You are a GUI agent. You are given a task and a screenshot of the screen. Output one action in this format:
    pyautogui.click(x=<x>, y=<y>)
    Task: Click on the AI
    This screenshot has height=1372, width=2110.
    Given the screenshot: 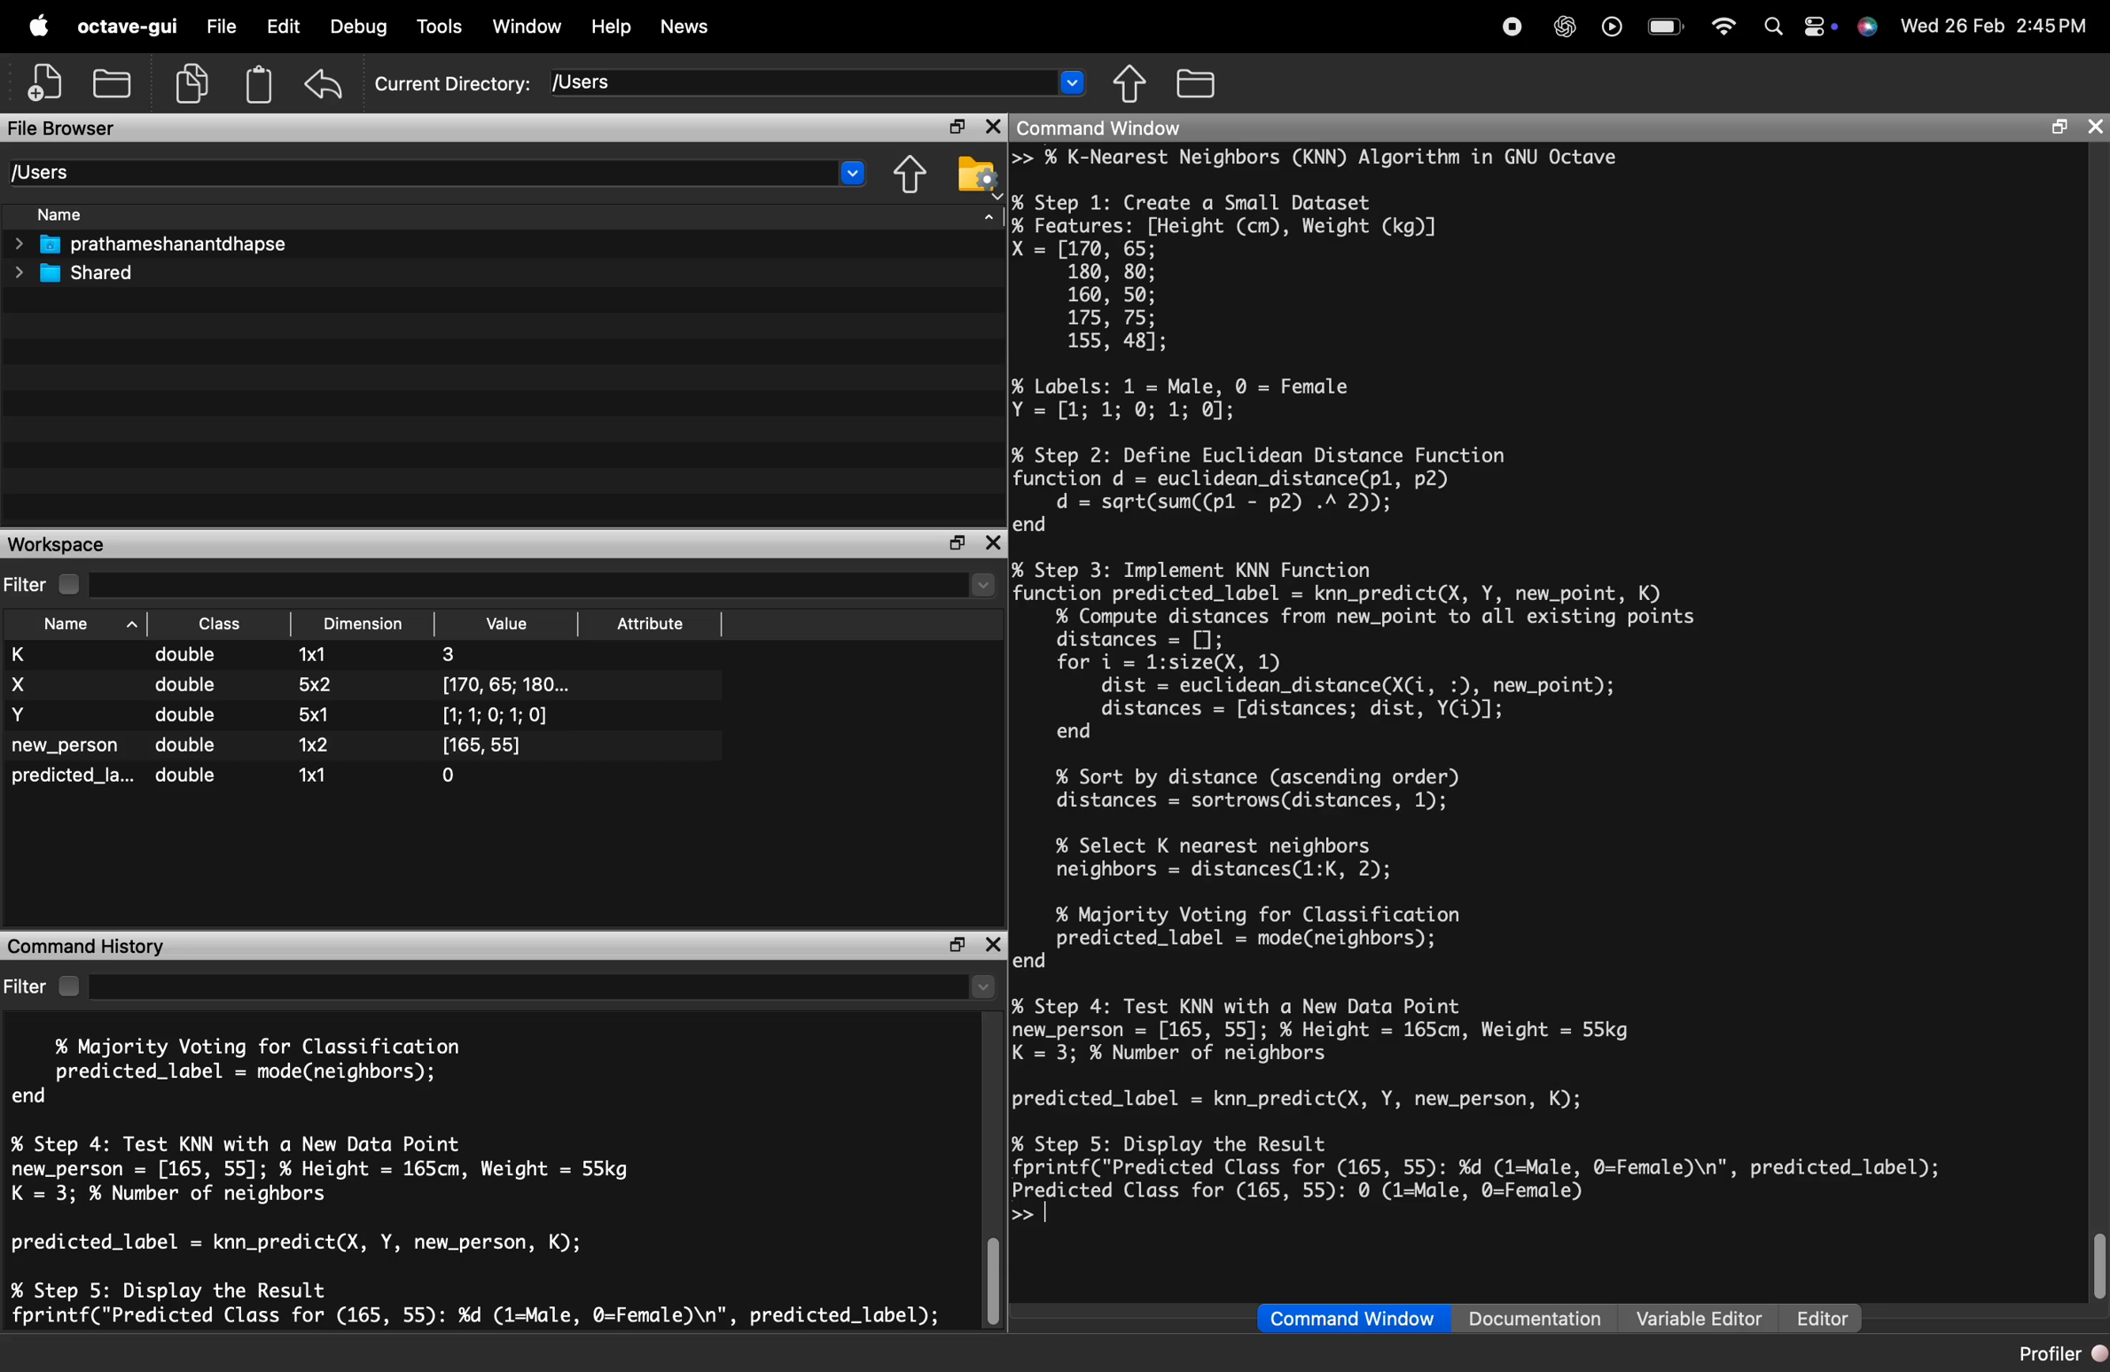 What is the action you would take?
    pyautogui.click(x=1563, y=21)
    